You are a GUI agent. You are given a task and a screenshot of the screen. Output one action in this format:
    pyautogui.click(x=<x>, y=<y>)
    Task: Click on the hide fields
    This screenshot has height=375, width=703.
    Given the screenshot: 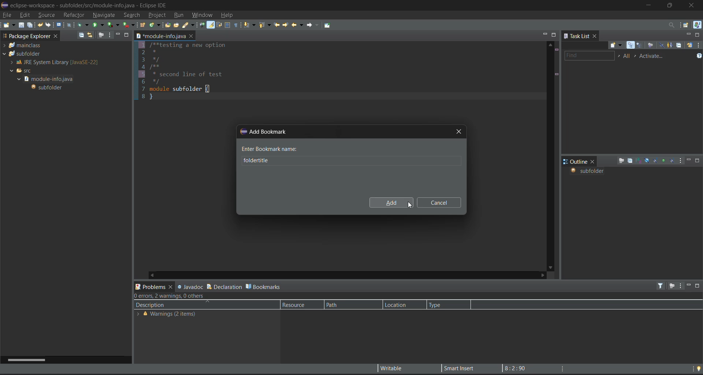 What is the action you would take?
    pyautogui.click(x=647, y=160)
    